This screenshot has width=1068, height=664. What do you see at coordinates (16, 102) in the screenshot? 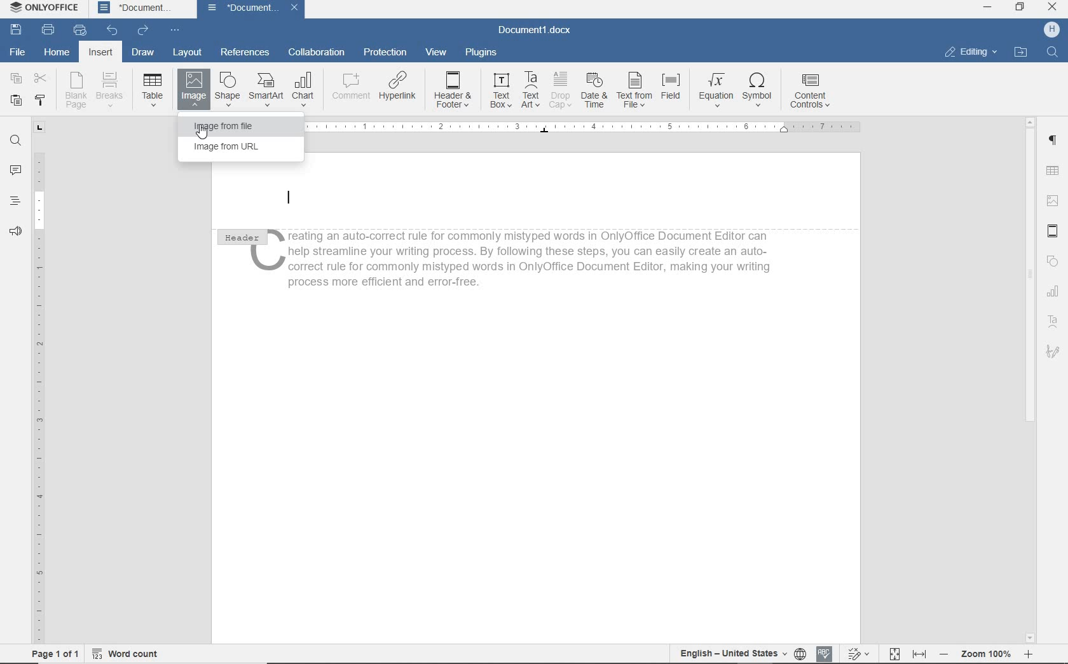
I see `PASTE` at bounding box center [16, 102].